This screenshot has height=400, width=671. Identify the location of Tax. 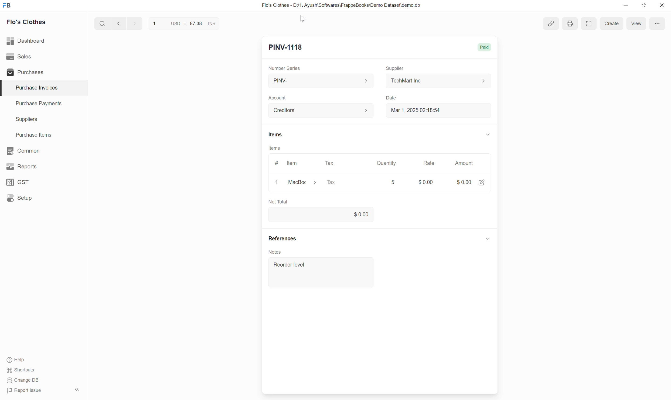
(331, 163).